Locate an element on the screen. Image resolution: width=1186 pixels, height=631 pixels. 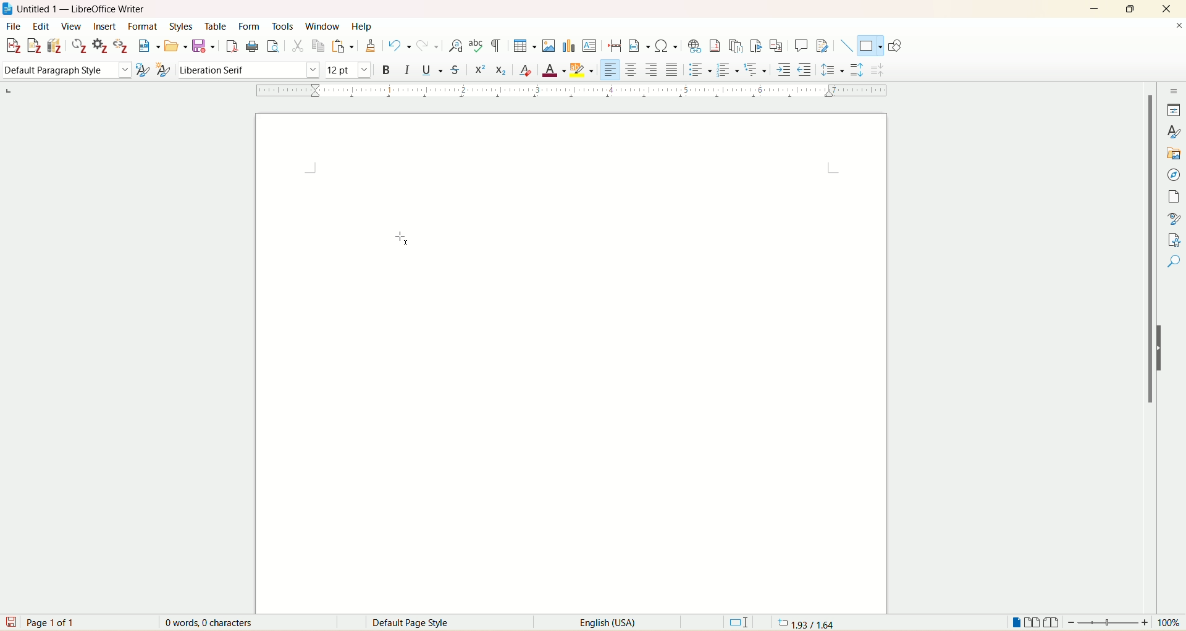
page 1 of 1 is located at coordinates (54, 622).